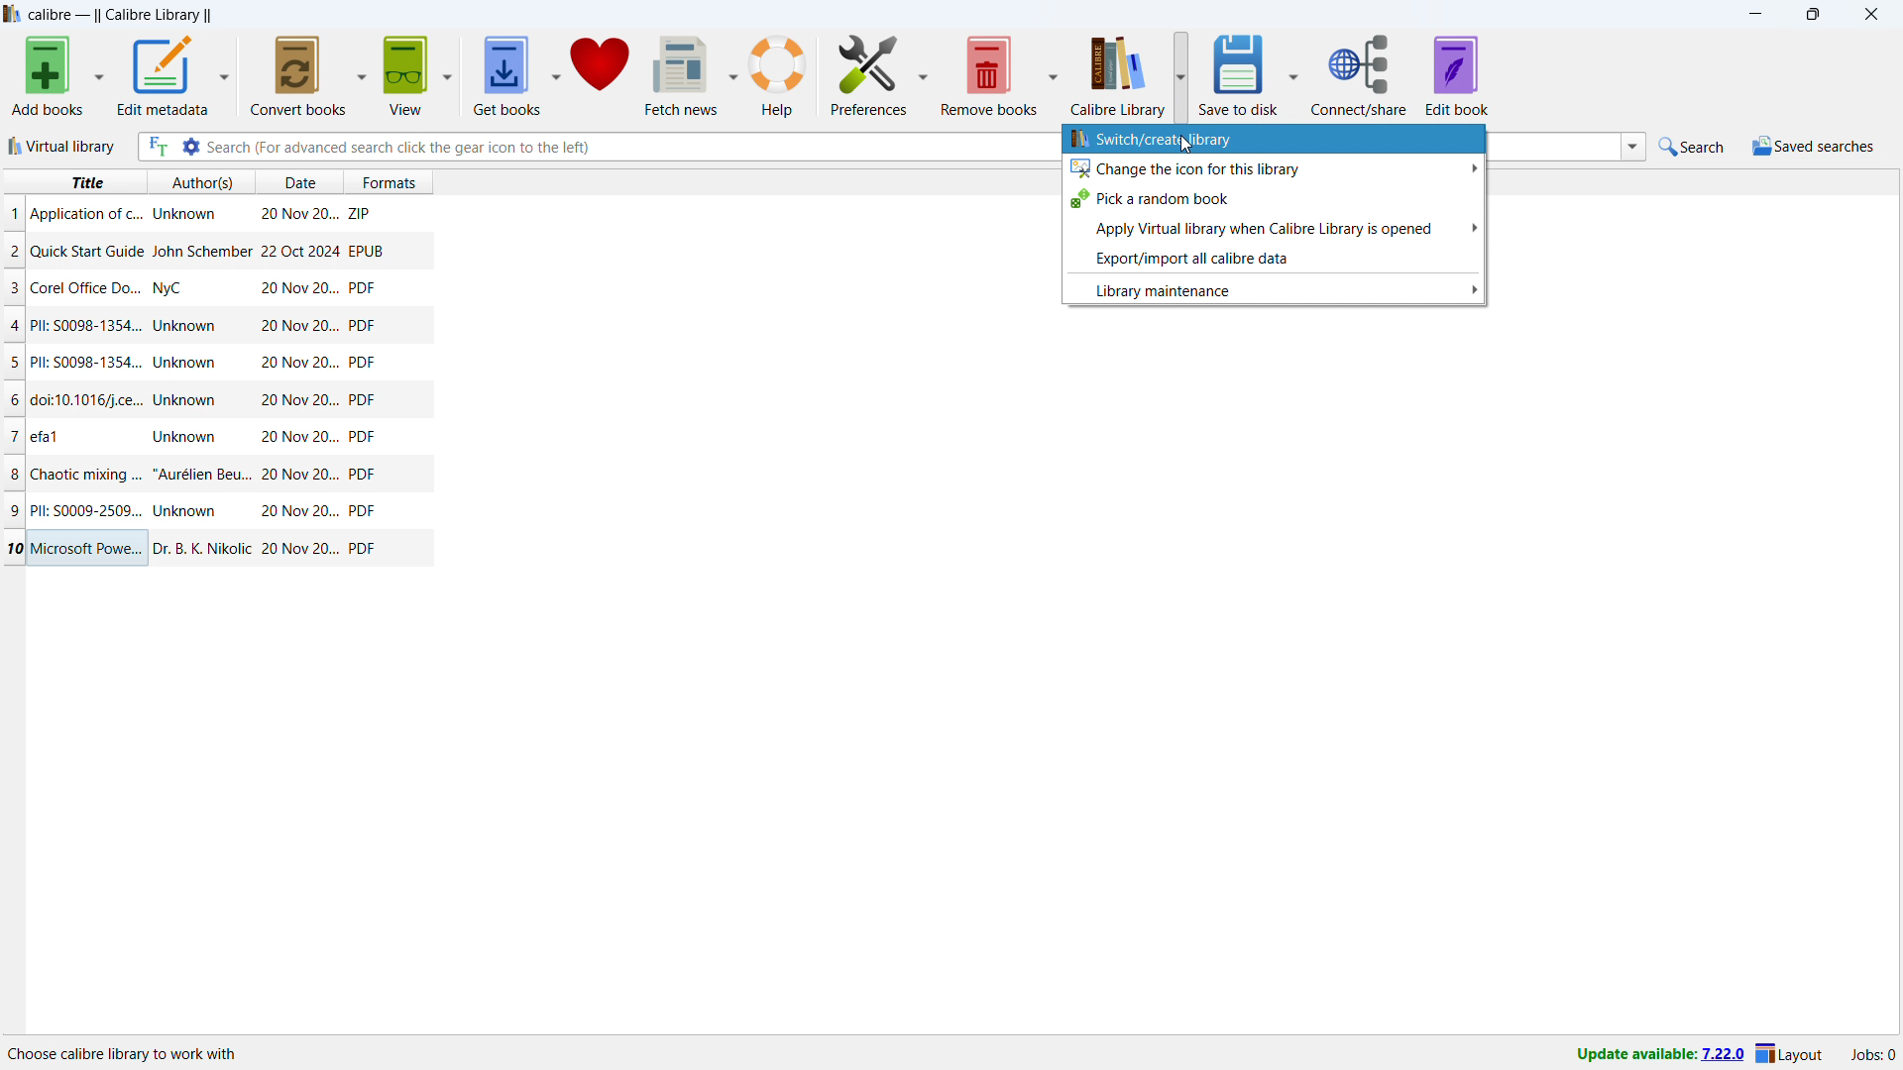 The image size is (1903, 1070). I want to click on PDF, so click(365, 476).